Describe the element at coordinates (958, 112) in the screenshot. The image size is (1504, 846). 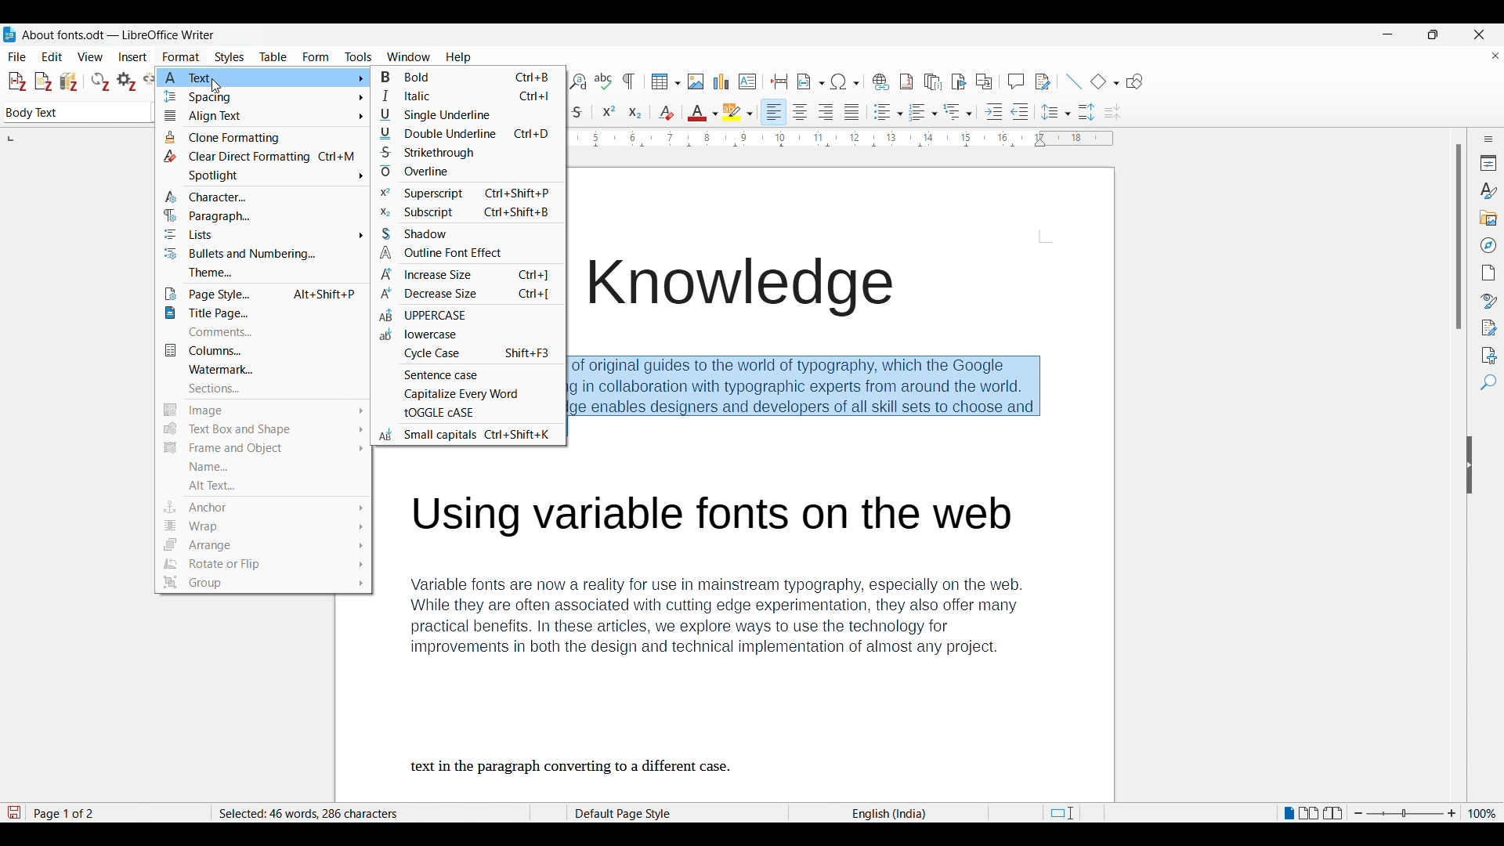
I see `Select outline format` at that location.